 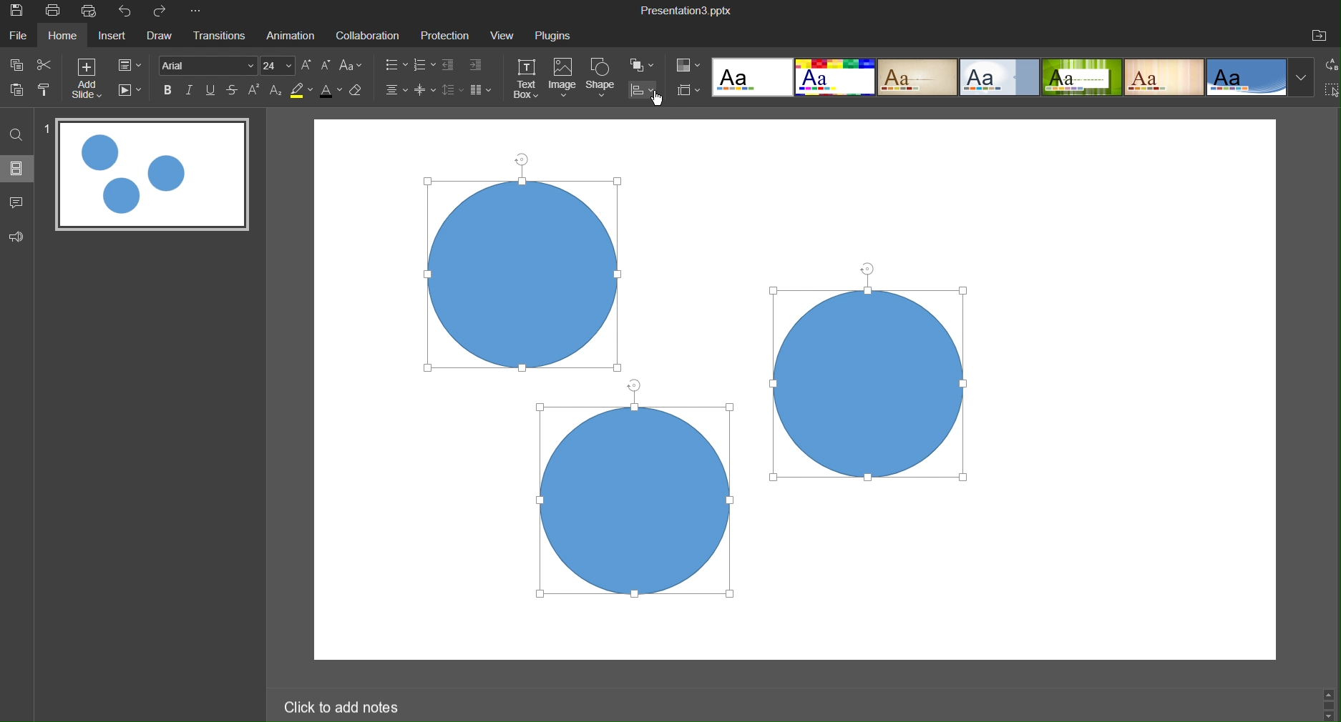 I want to click on Shape 2 Selected, so click(x=868, y=384).